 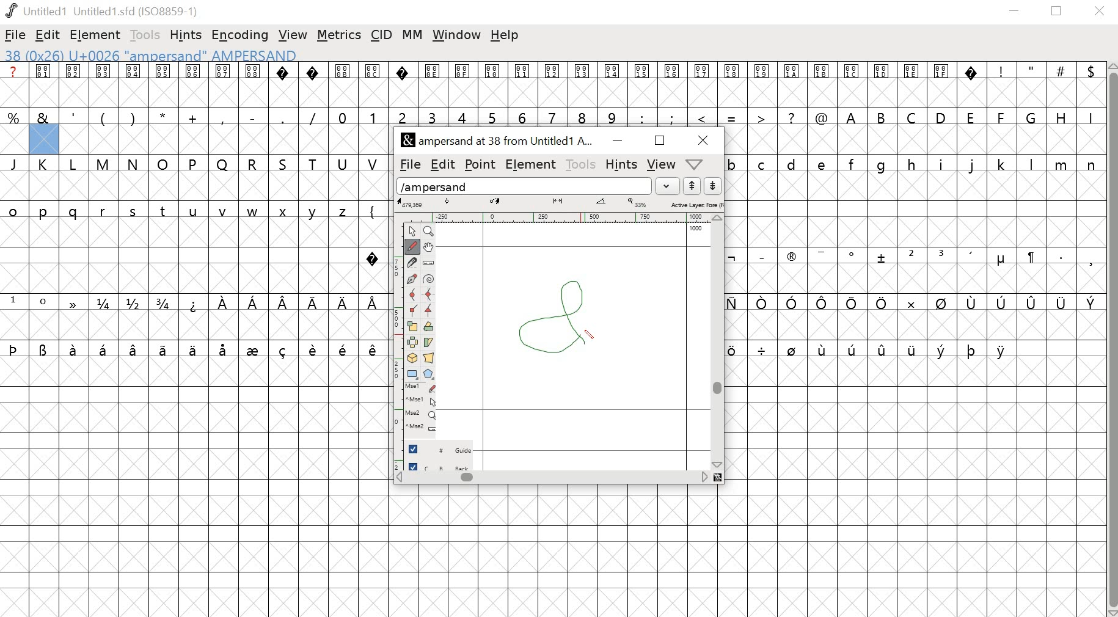 What do you see at coordinates (612, 117) in the screenshot?
I see `9` at bounding box center [612, 117].